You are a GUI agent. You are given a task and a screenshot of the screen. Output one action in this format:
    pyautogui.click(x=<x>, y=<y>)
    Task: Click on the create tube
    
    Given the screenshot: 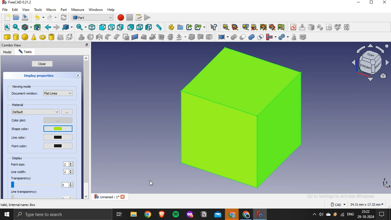 What is the action you would take?
    pyautogui.click(x=51, y=37)
    